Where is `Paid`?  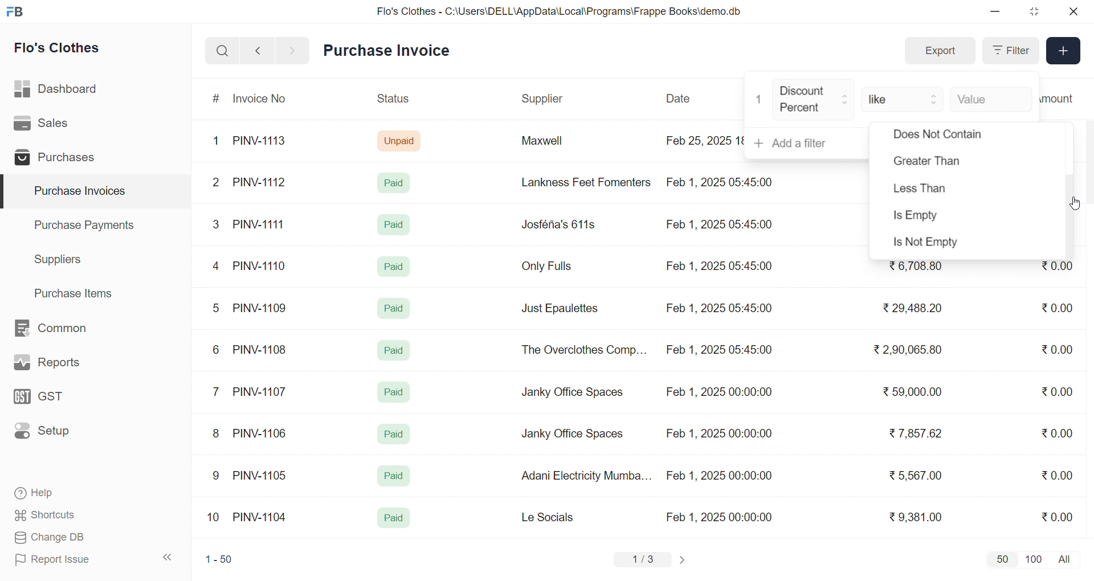
Paid is located at coordinates (394, 434).